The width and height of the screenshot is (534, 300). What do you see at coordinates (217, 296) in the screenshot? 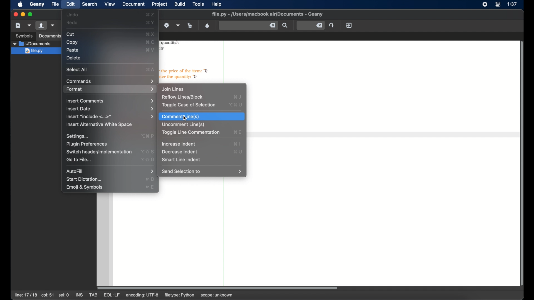
I see `scope: unknown` at bounding box center [217, 296].